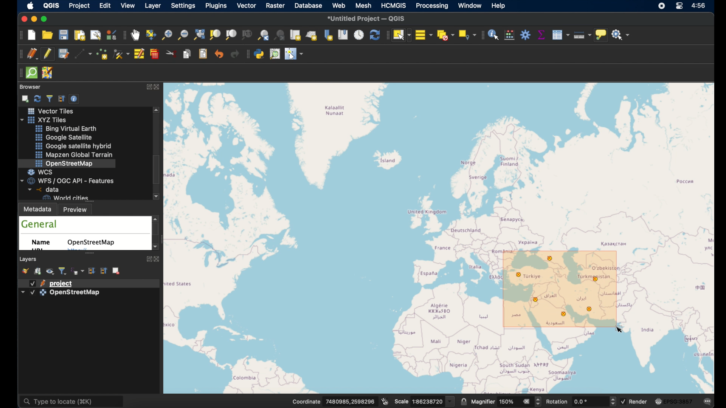 The height and width of the screenshot is (408, 726). I want to click on mapzen global terrain, so click(75, 155).